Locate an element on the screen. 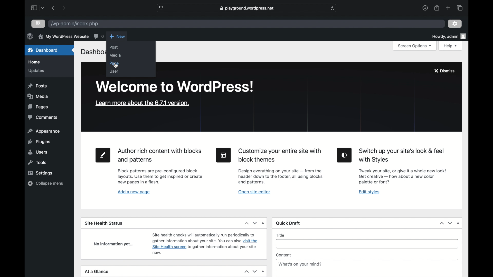 The image size is (493, 277). no information yet is located at coordinates (114, 244).